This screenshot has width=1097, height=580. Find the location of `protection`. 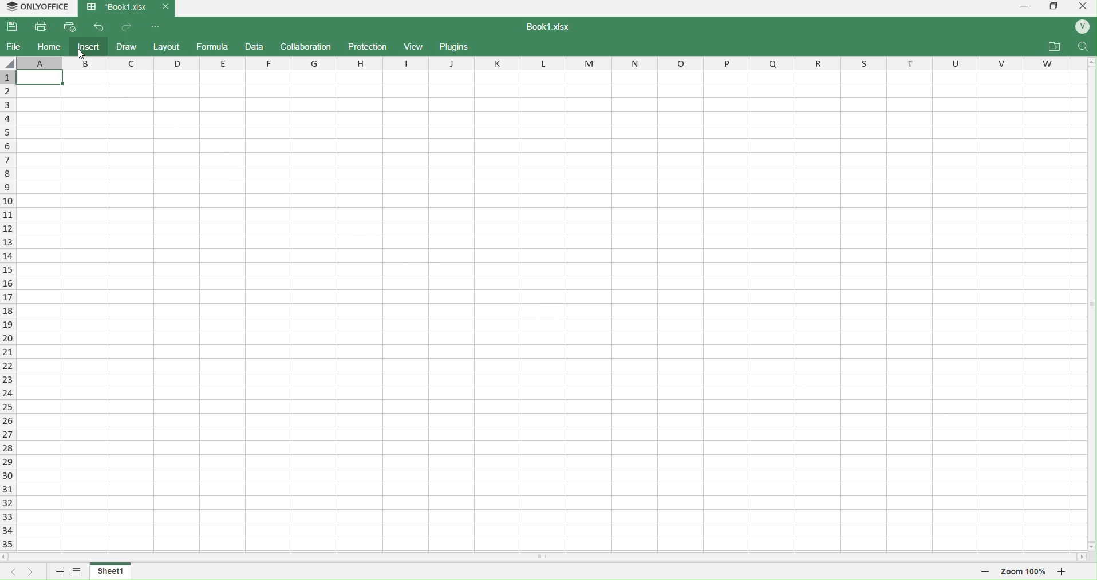

protection is located at coordinates (365, 46).